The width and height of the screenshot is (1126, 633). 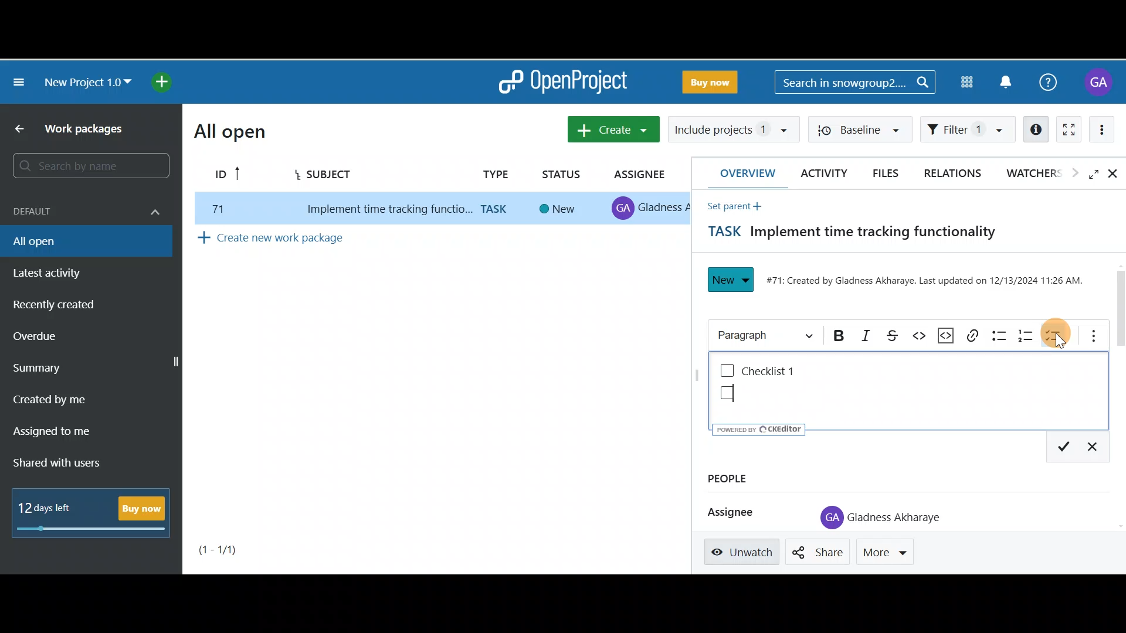 I want to click on Created by me, so click(x=66, y=395).